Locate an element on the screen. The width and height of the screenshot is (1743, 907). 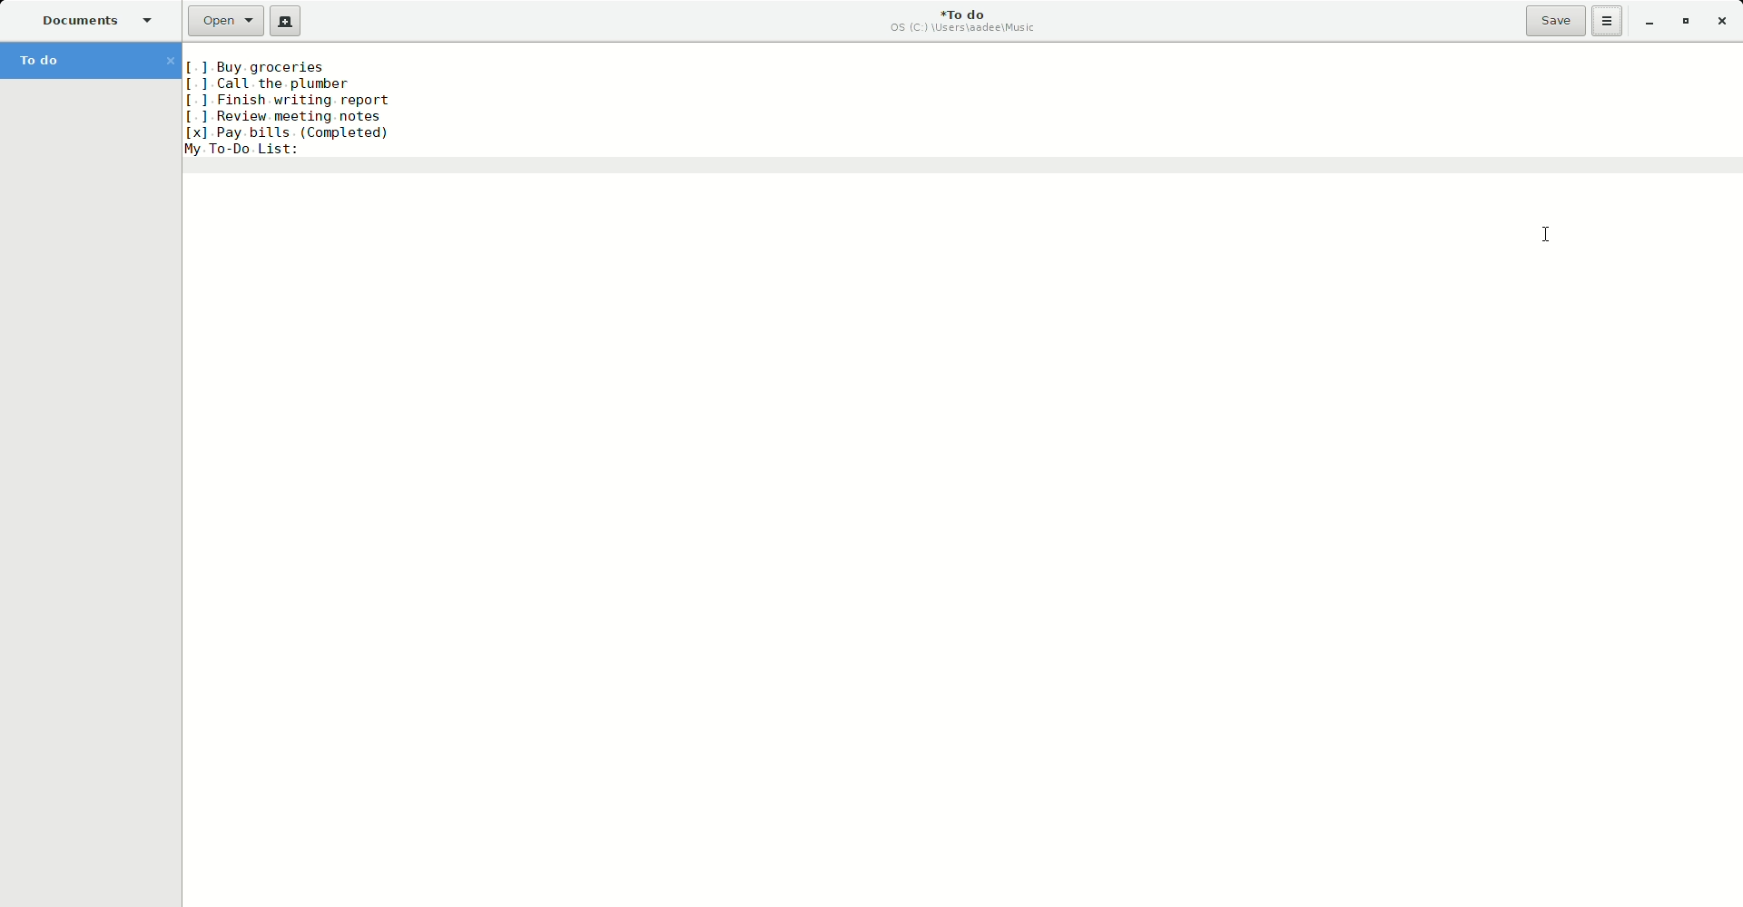
Cursor is located at coordinates (1543, 232).